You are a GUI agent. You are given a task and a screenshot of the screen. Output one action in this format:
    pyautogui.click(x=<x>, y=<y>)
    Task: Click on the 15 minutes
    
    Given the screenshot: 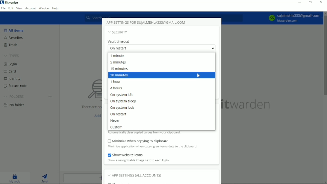 What is the action you would take?
    pyautogui.click(x=121, y=69)
    